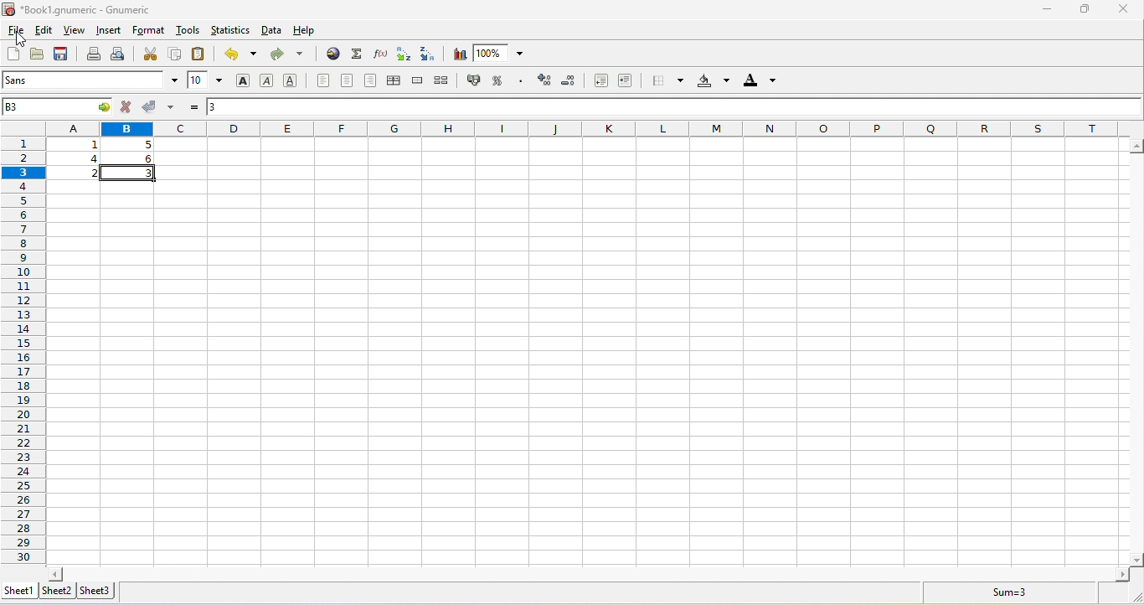 This screenshot has width=1144, height=605. I want to click on undo, so click(245, 57).